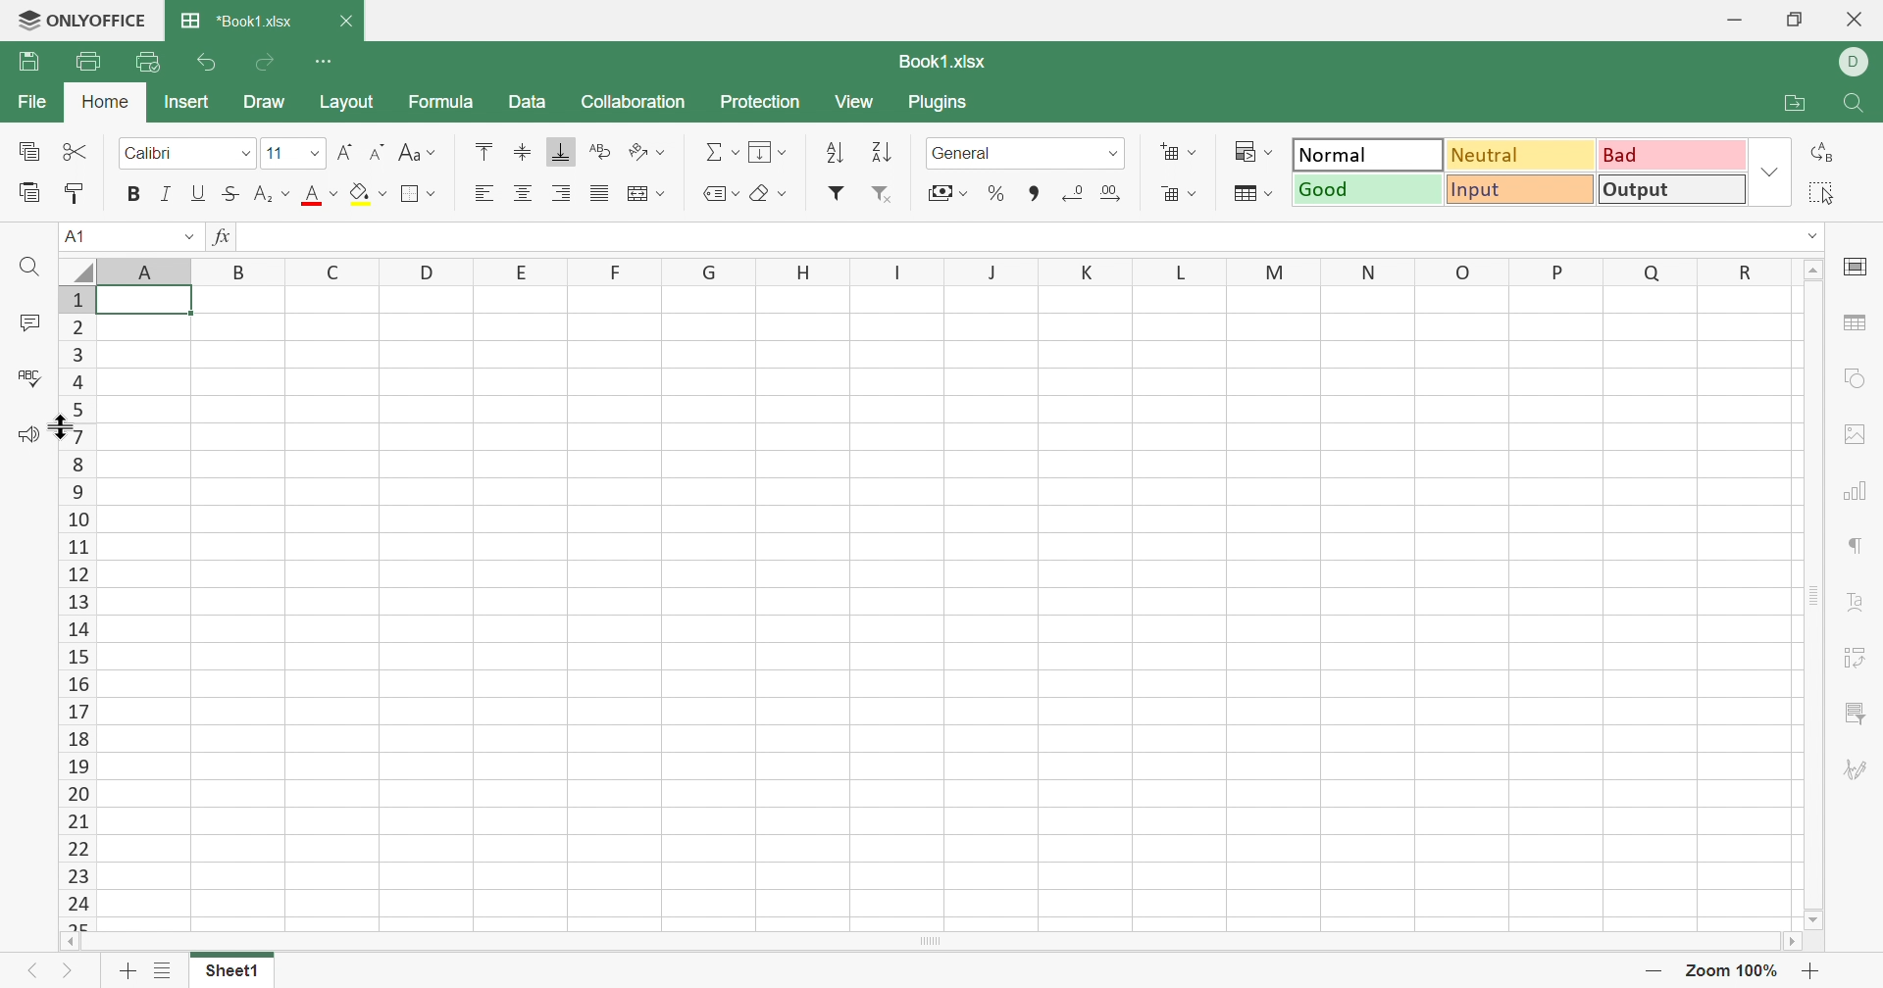 This screenshot has height=988, width=1883. Describe the element at coordinates (633, 100) in the screenshot. I see `Collaboration` at that location.